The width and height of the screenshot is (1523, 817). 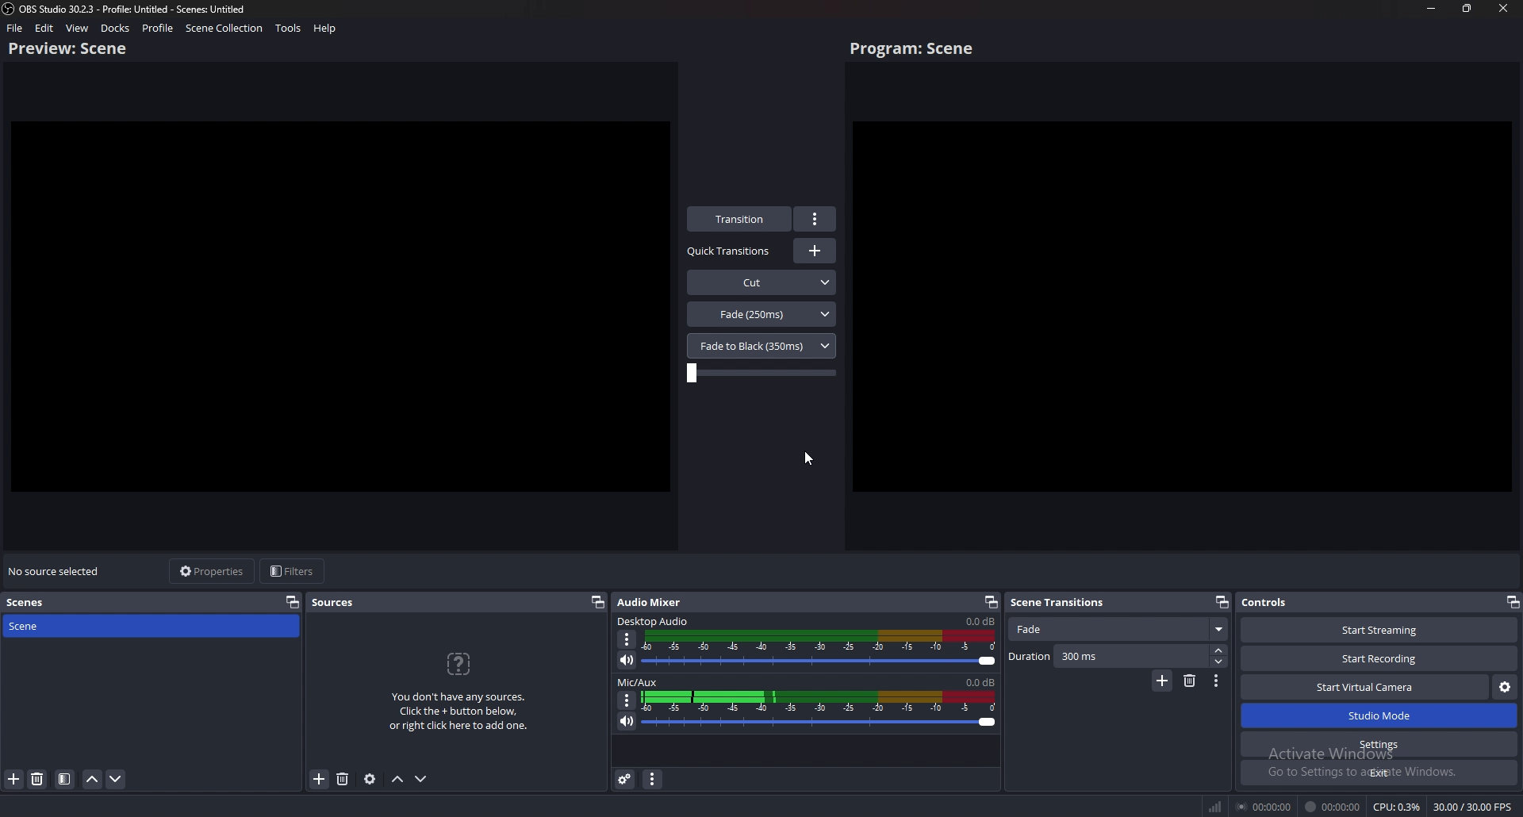 I want to click on Delete scene transitions, so click(x=1190, y=681).